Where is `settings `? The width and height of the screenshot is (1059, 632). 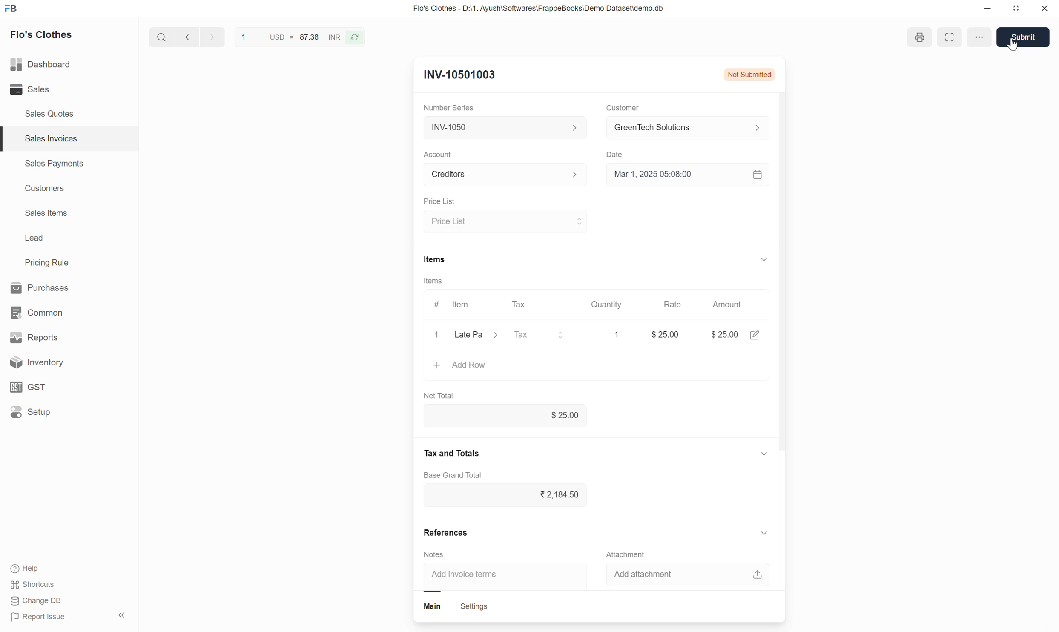
settings  is located at coordinates (486, 607).